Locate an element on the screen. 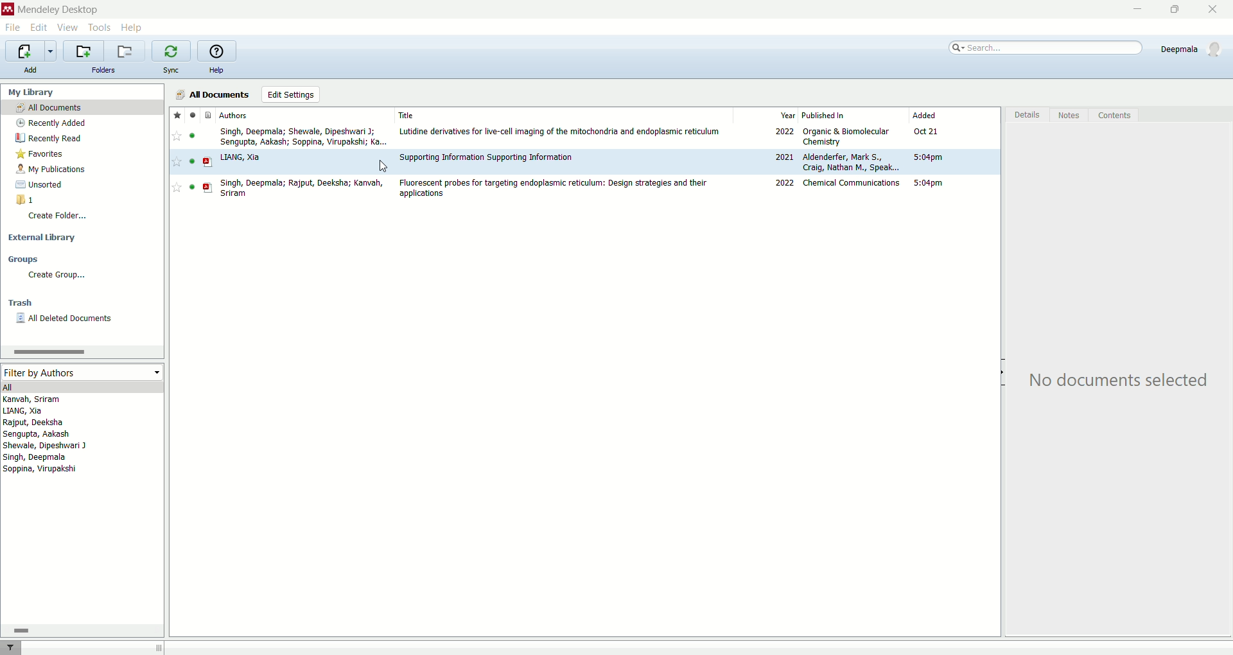 Image resolution: width=1233 pixels, height=655 pixels. LIANG, Xia is located at coordinates (240, 158).